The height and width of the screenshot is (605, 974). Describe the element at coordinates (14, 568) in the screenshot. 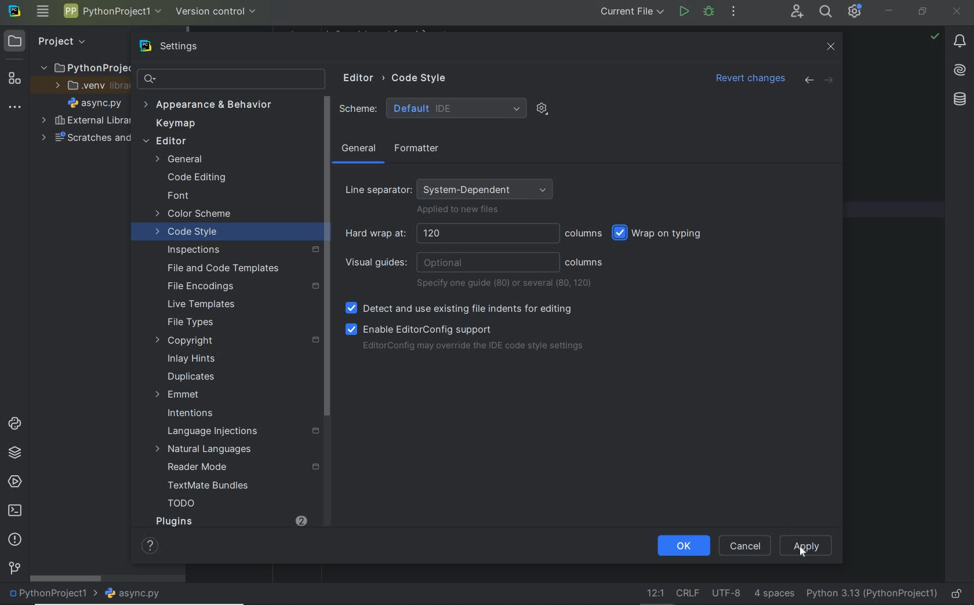

I see `version control` at that location.